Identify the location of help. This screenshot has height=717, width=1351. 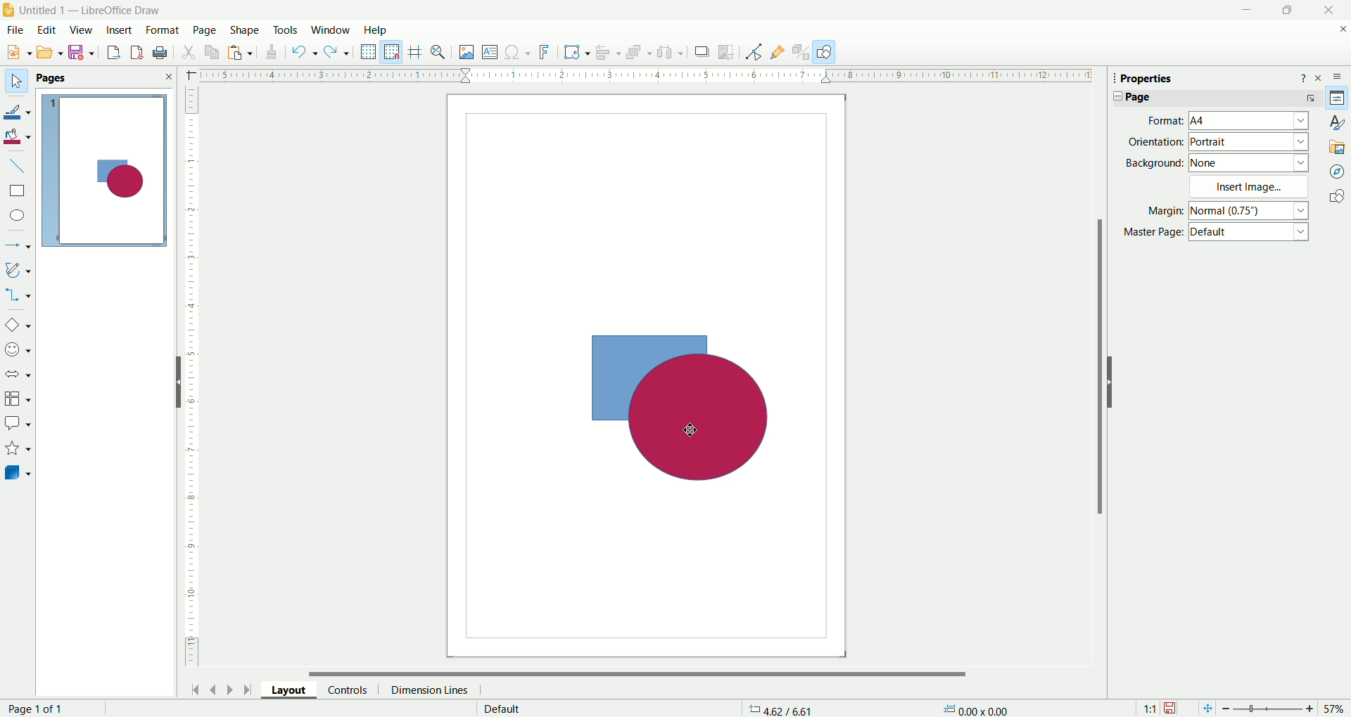
(375, 30).